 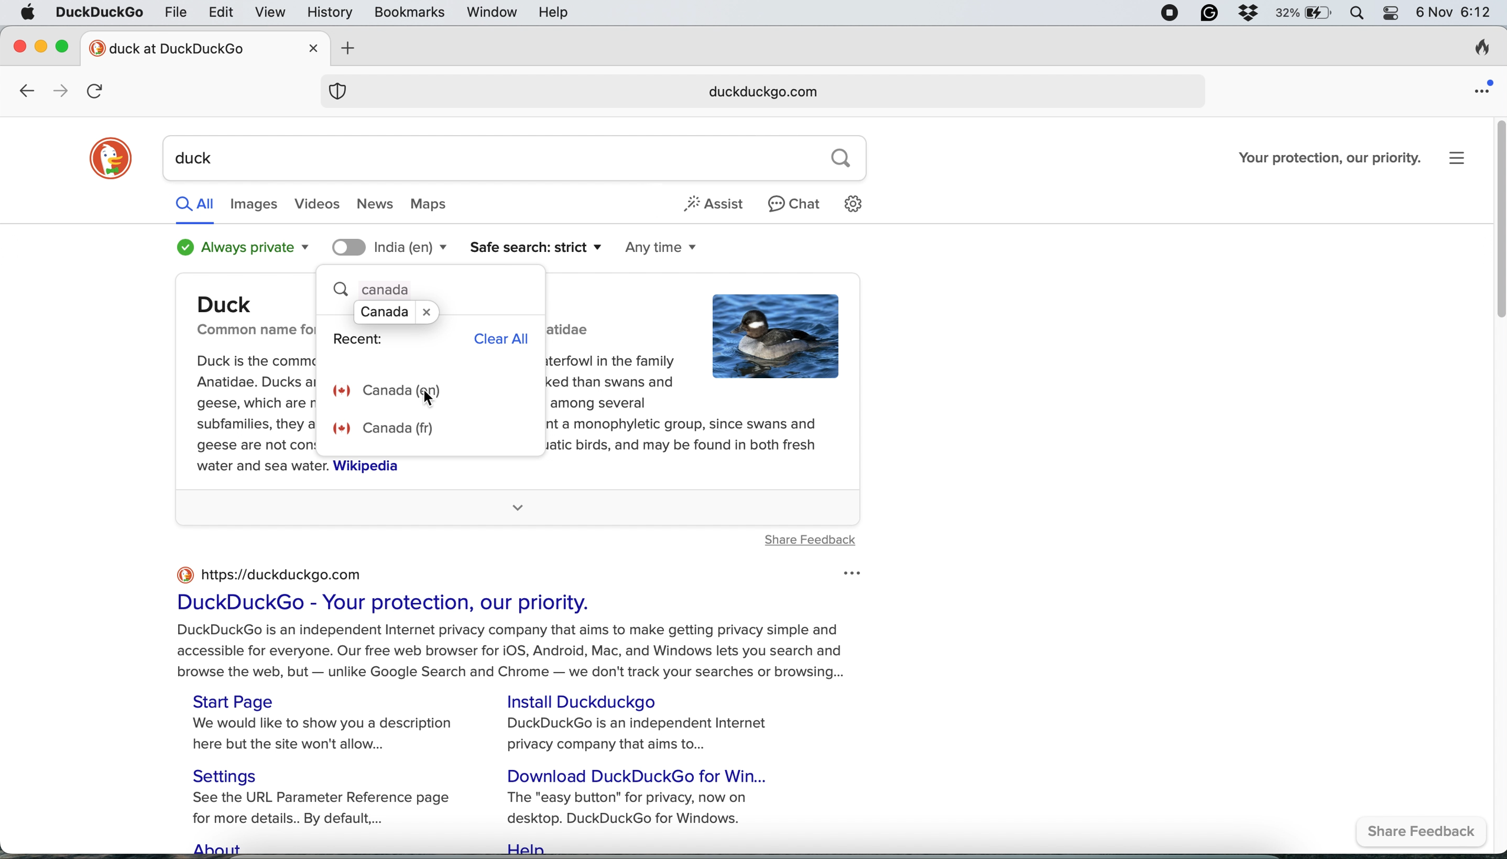 I want to click on canada, so click(x=397, y=290).